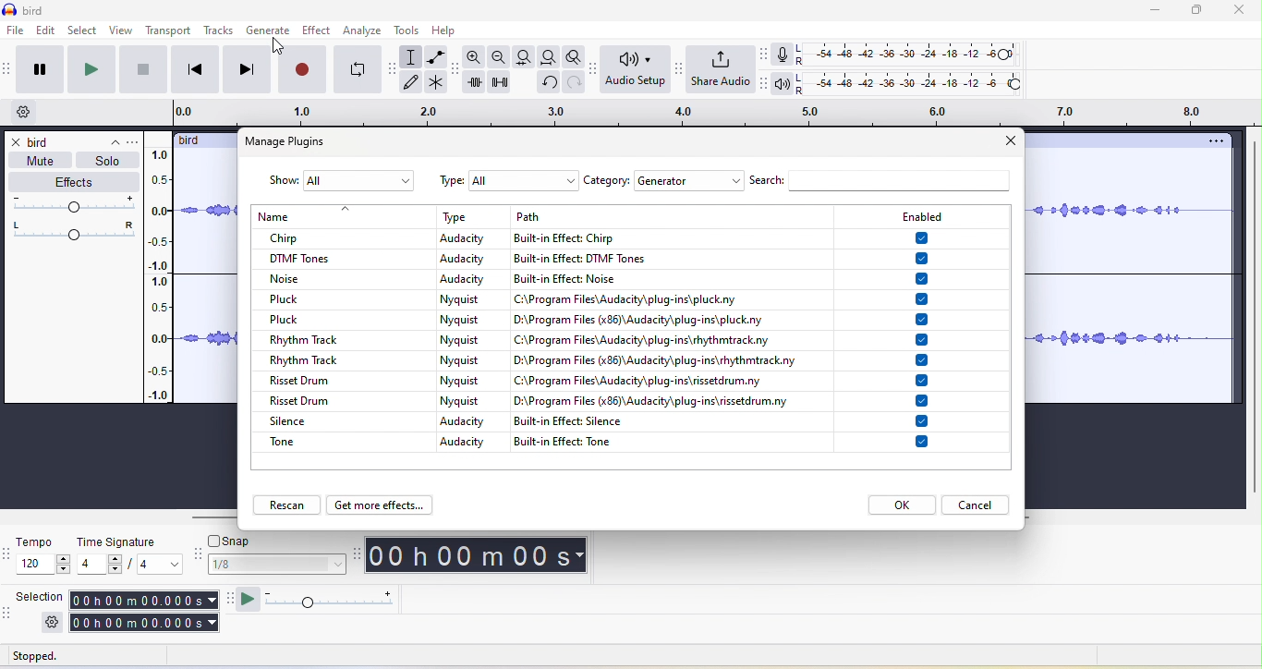  What do you see at coordinates (129, 553) in the screenshot?
I see `time signature` at bounding box center [129, 553].